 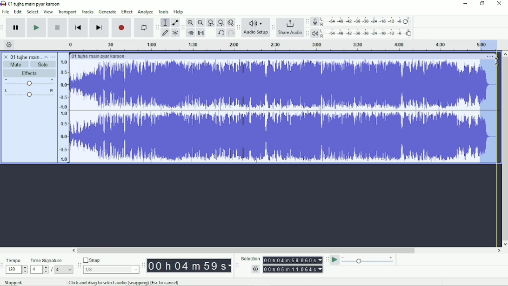 I want to click on Audacity tools toolbar, so click(x=157, y=27).